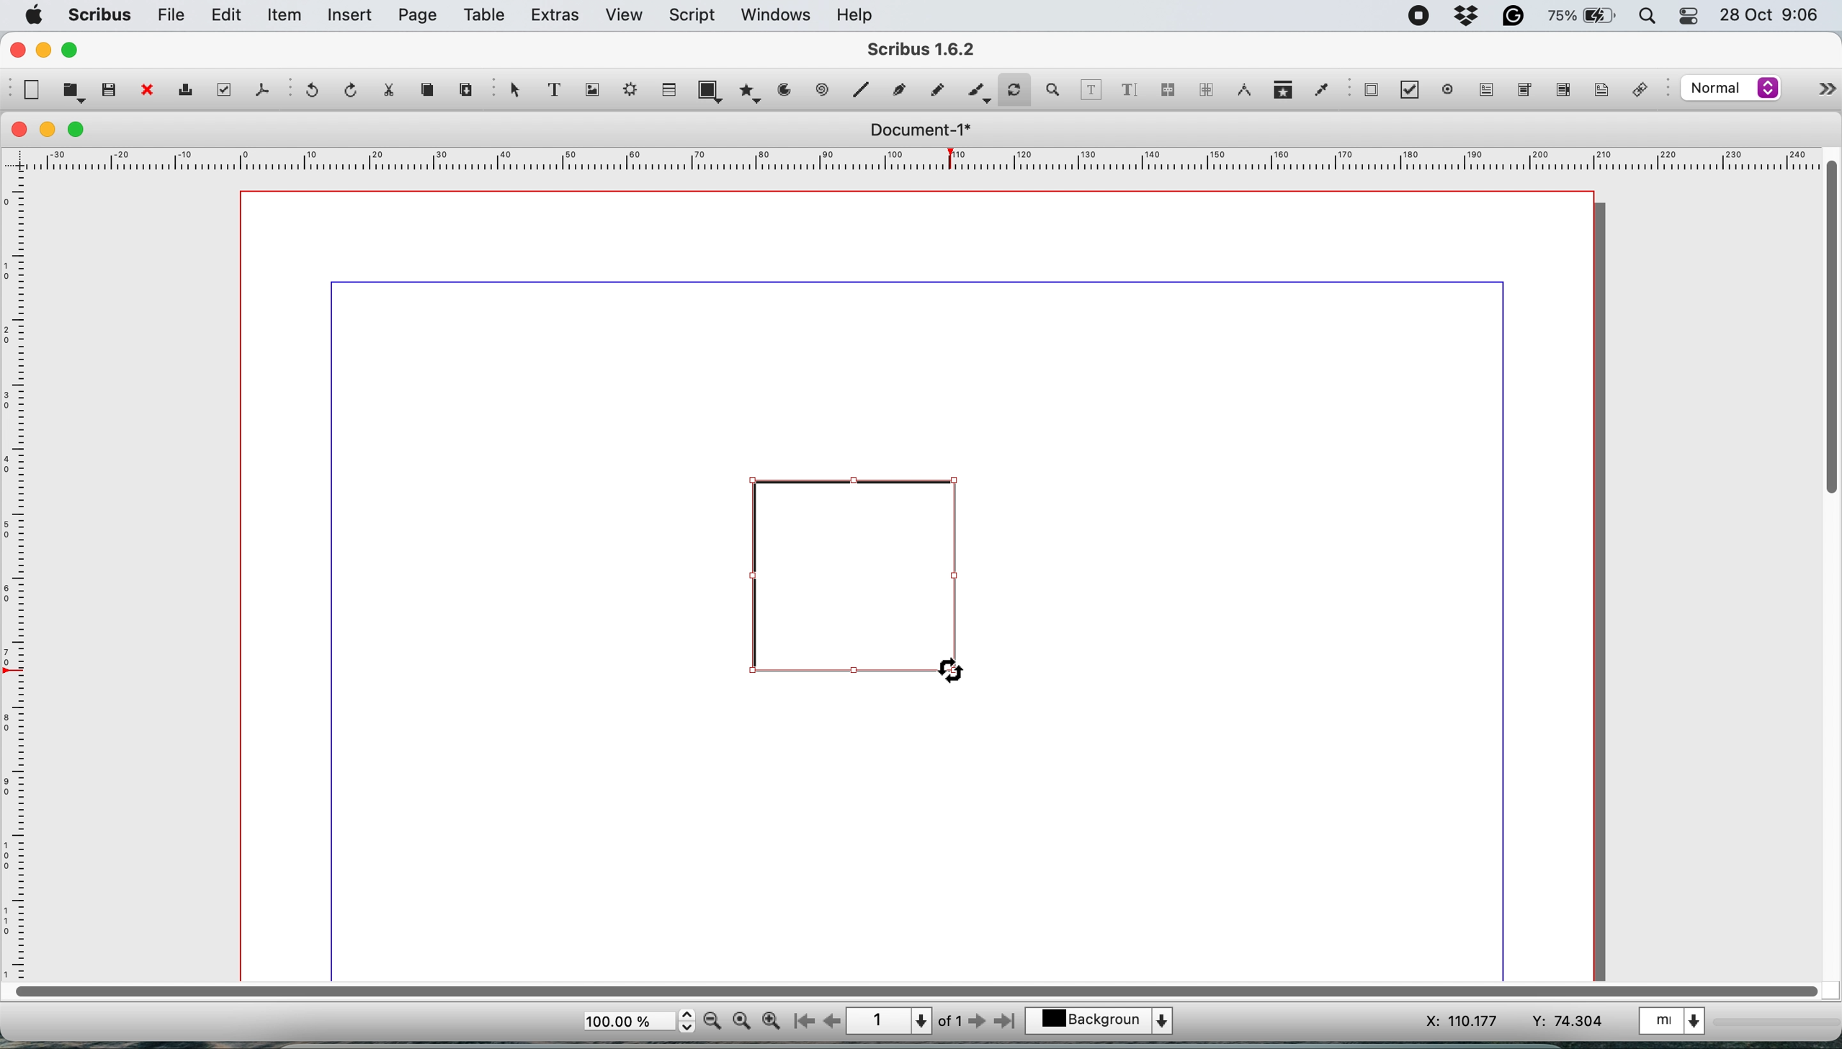 The width and height of the screenshot is (1842, 1049). Describe the element at coordinates (418, 16) in the screenshot. I see `page` at that location.